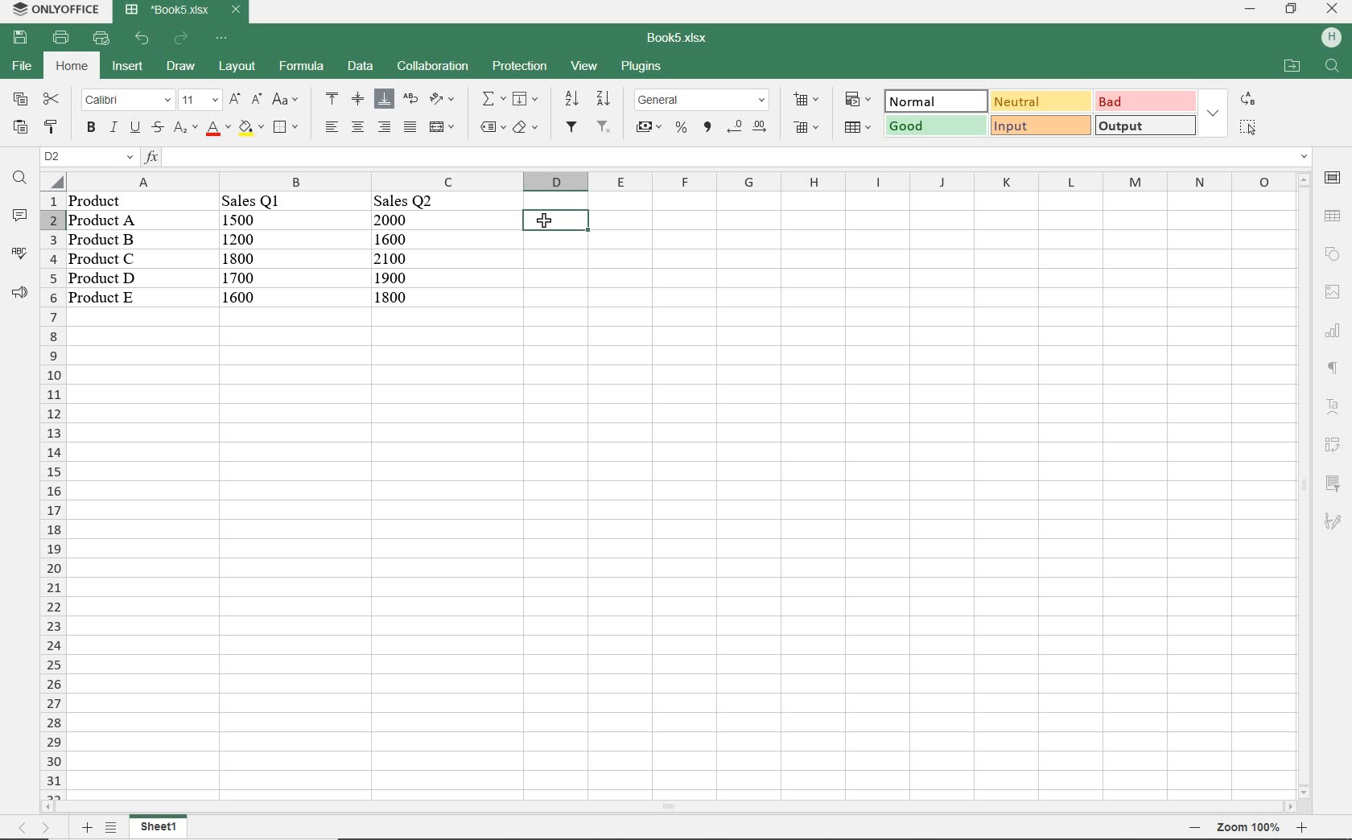 This screenshot has width=1352, height=840. I want to click on paste, so click(20, 126).